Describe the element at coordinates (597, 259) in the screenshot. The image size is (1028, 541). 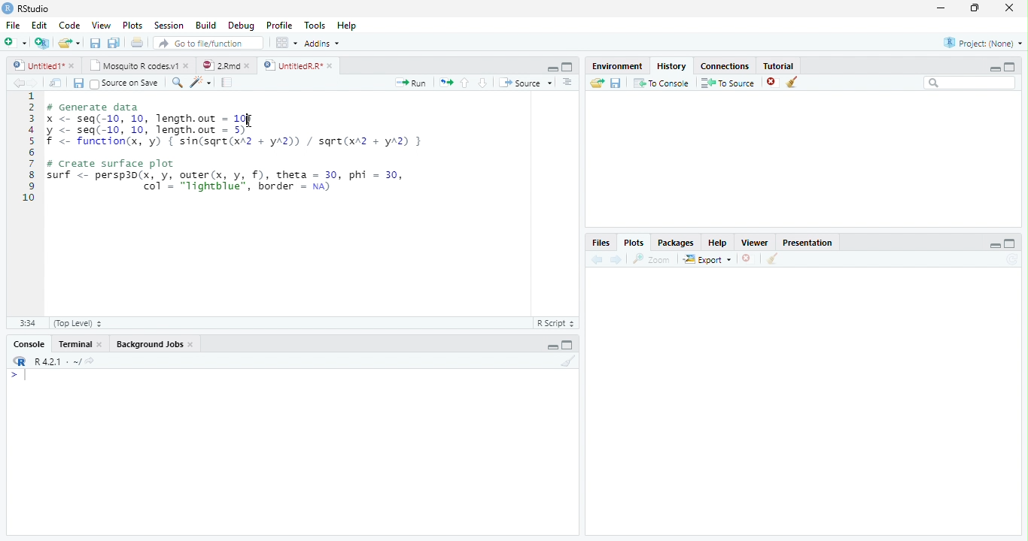
I see `Previous plot` at that location.